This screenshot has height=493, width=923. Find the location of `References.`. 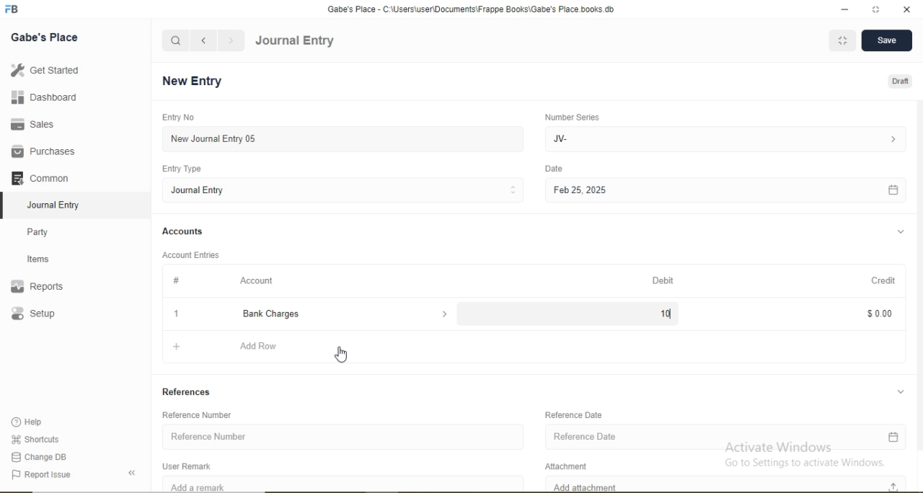

References. is located at coordinates (187, 391).